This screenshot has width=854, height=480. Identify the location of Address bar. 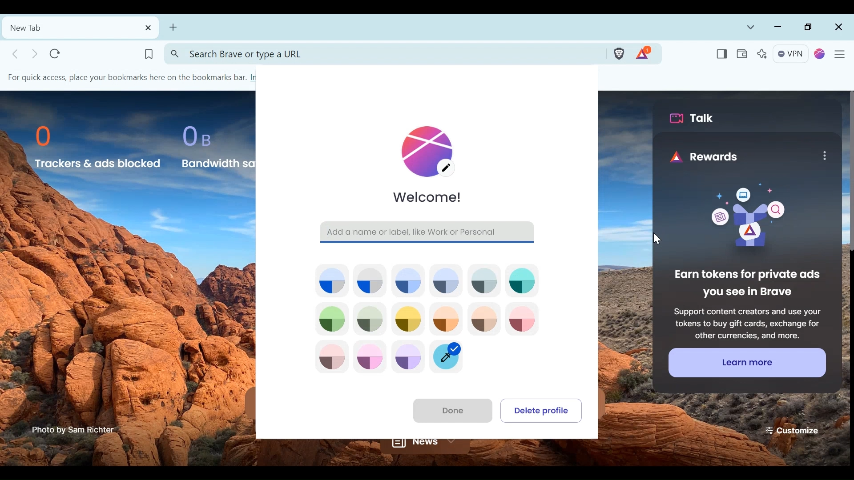
(383, 53).